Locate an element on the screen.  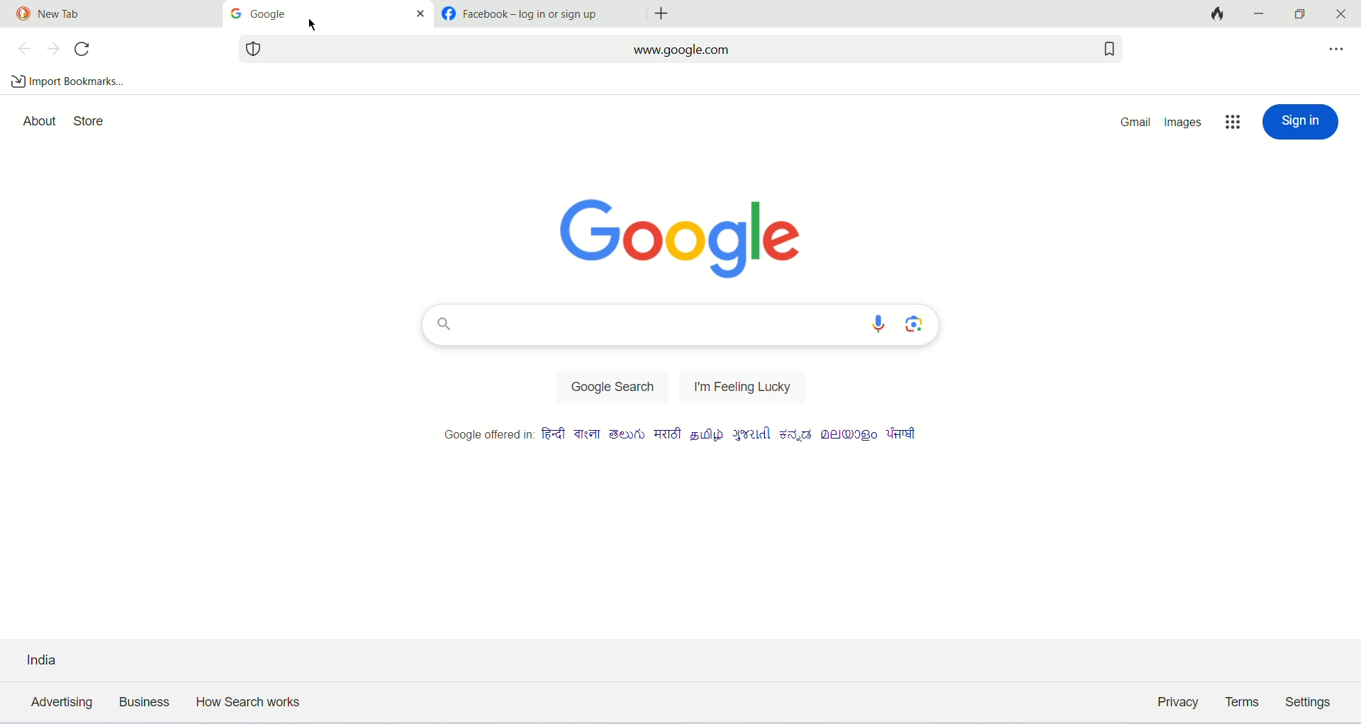
add tabs is located at coordinates (661, 15).